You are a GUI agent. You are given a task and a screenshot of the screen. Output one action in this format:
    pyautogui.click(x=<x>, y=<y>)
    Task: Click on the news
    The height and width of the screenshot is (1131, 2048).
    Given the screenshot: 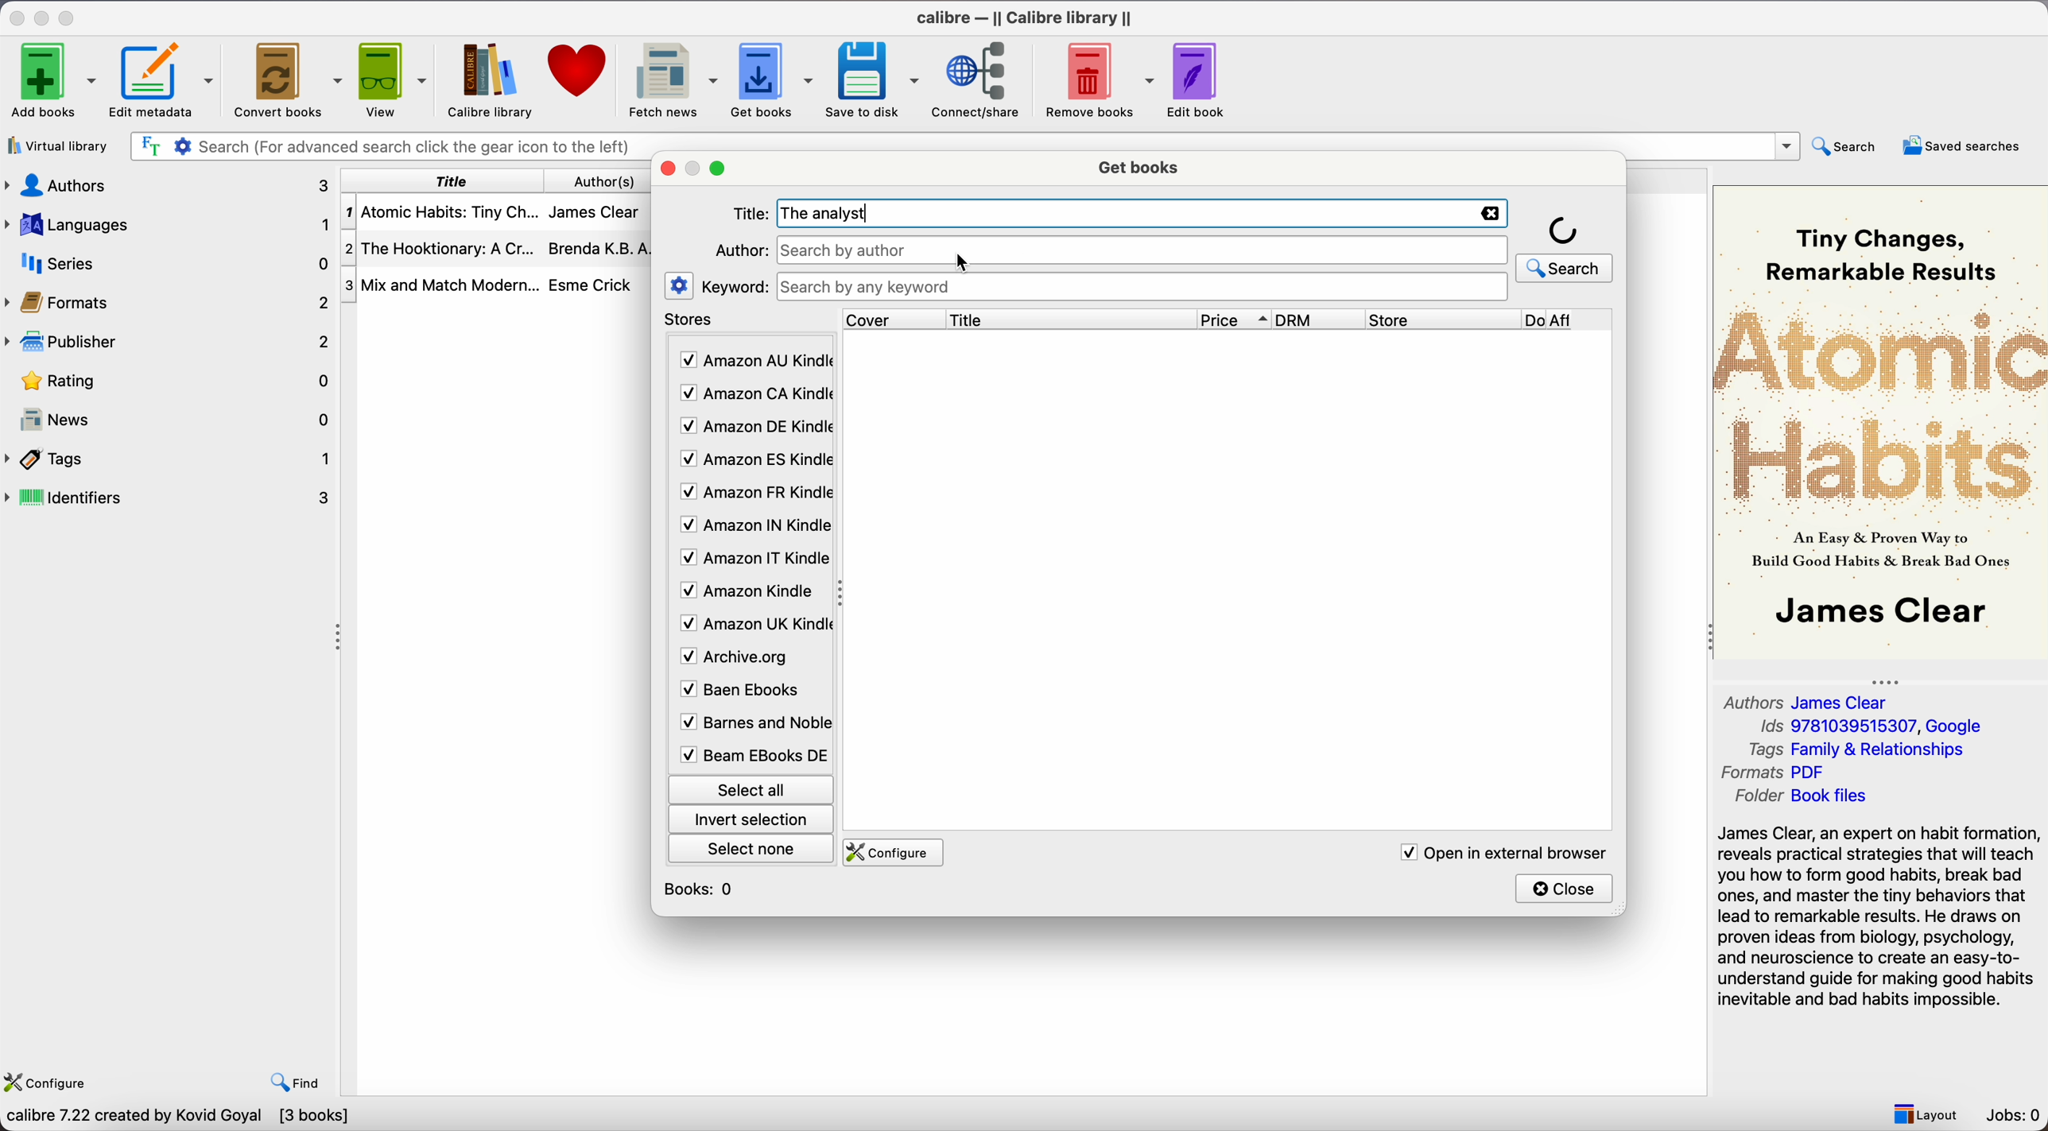 What is the action you would take?
    pyautogui.click(x=172, y=421)
    